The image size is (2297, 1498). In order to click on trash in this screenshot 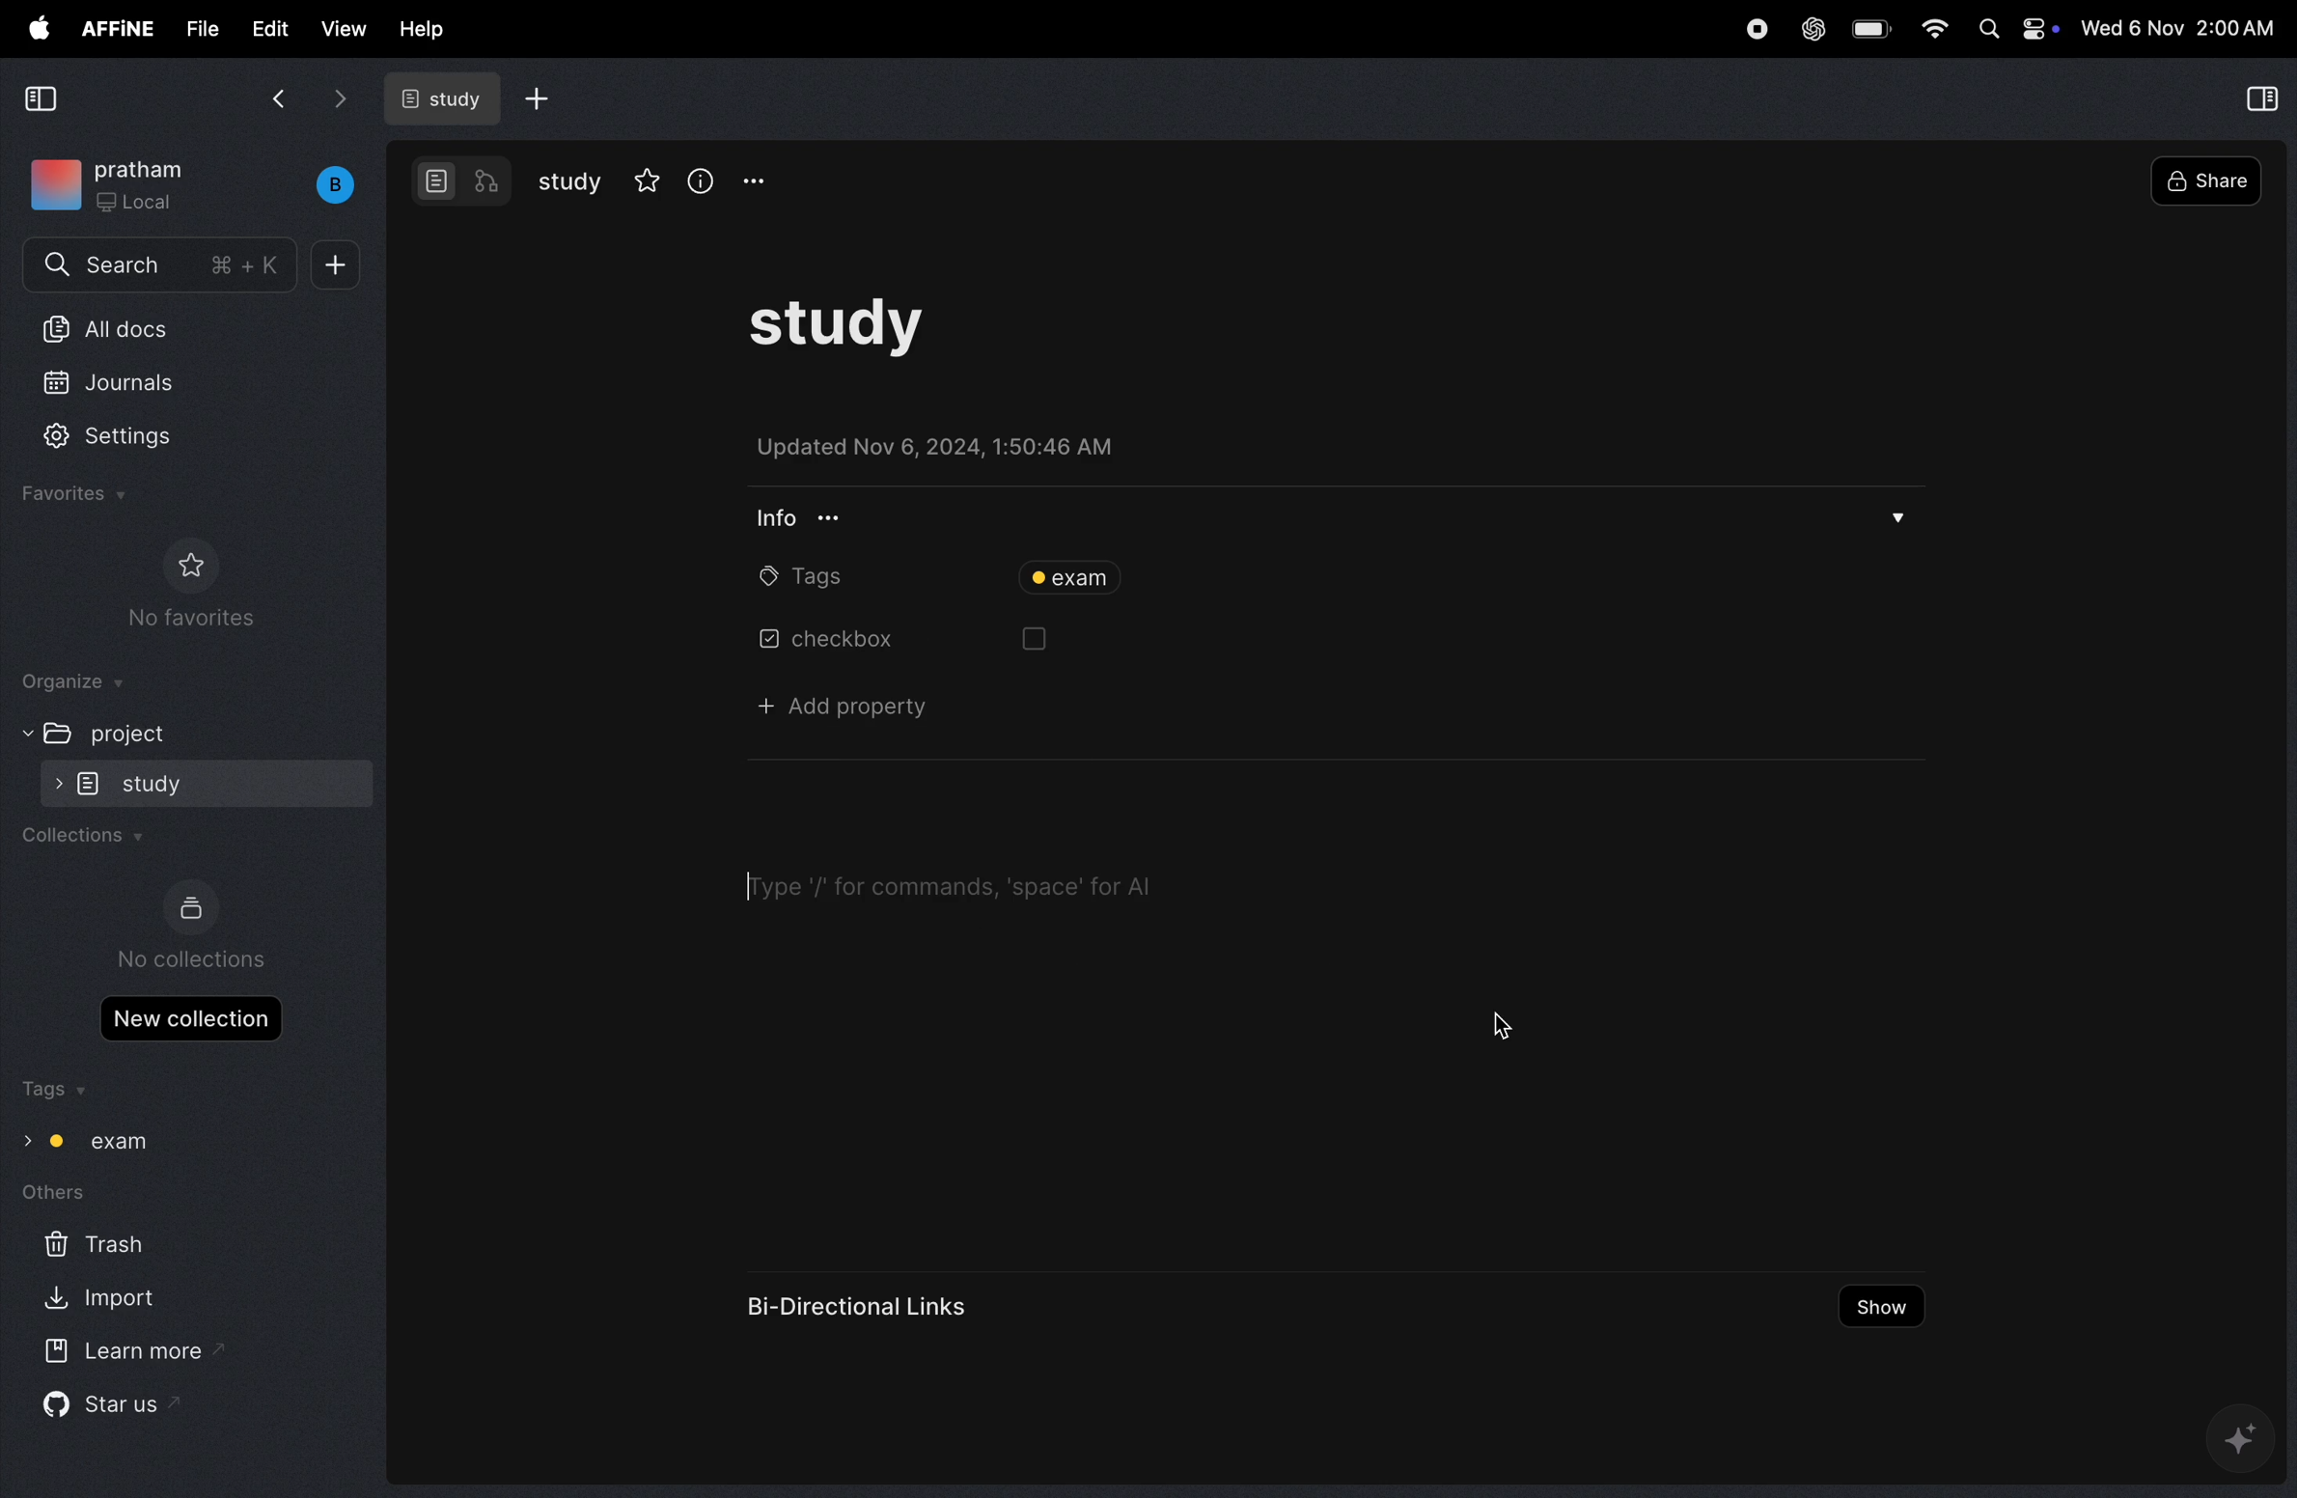, I will do `click(114, 1244)`.